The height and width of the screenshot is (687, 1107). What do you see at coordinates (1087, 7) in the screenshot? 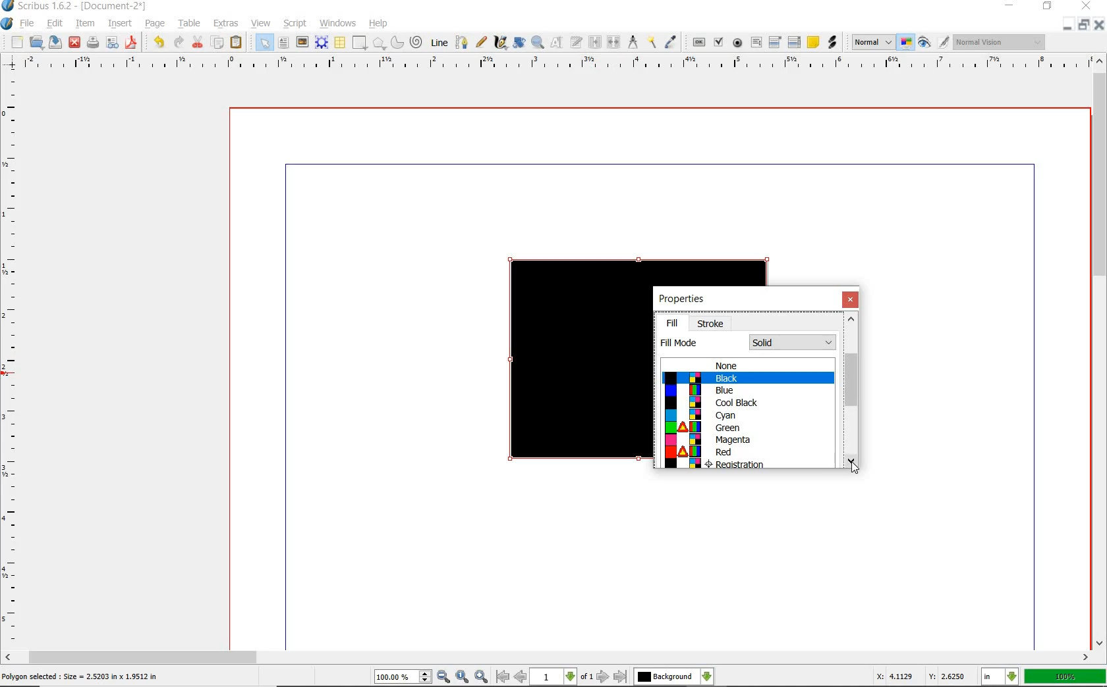
I see `CLOSE` at bounding box center [1087, 7].